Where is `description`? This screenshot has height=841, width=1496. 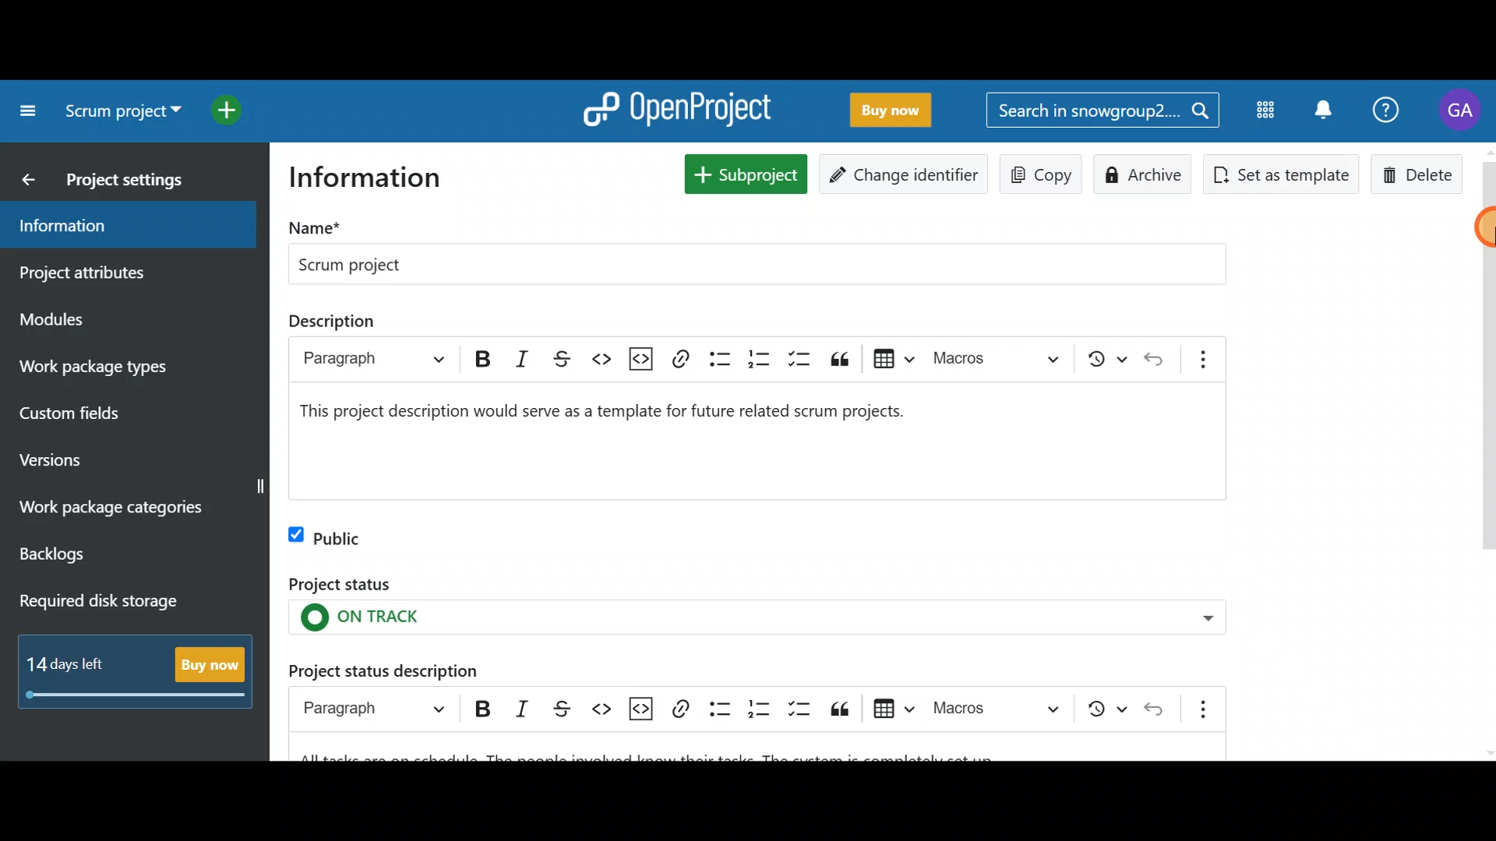 description is located at coordinates (332, 322).